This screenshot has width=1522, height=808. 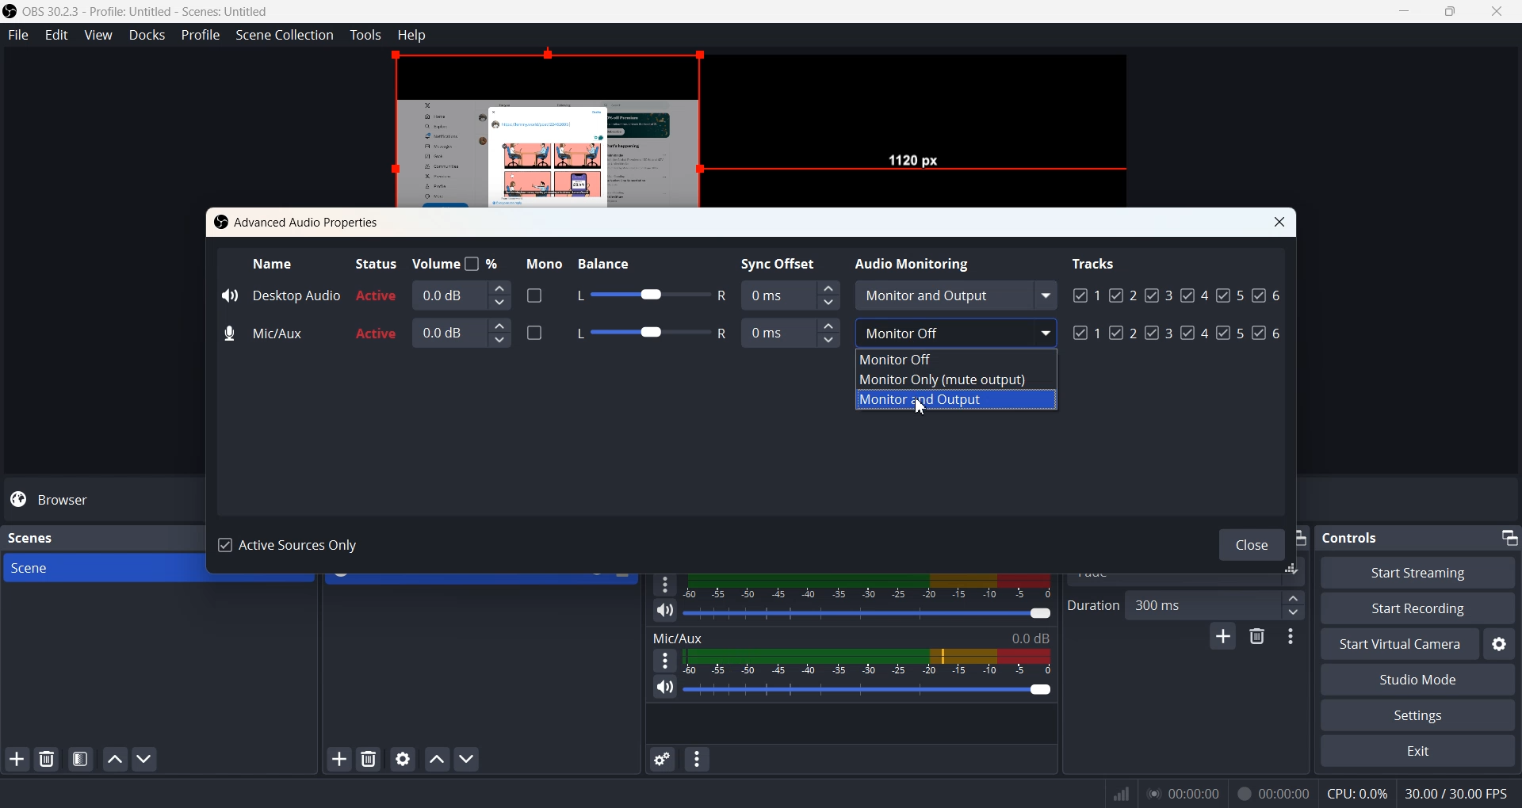 I want to click on Settings, so click(x=1500, y=644).